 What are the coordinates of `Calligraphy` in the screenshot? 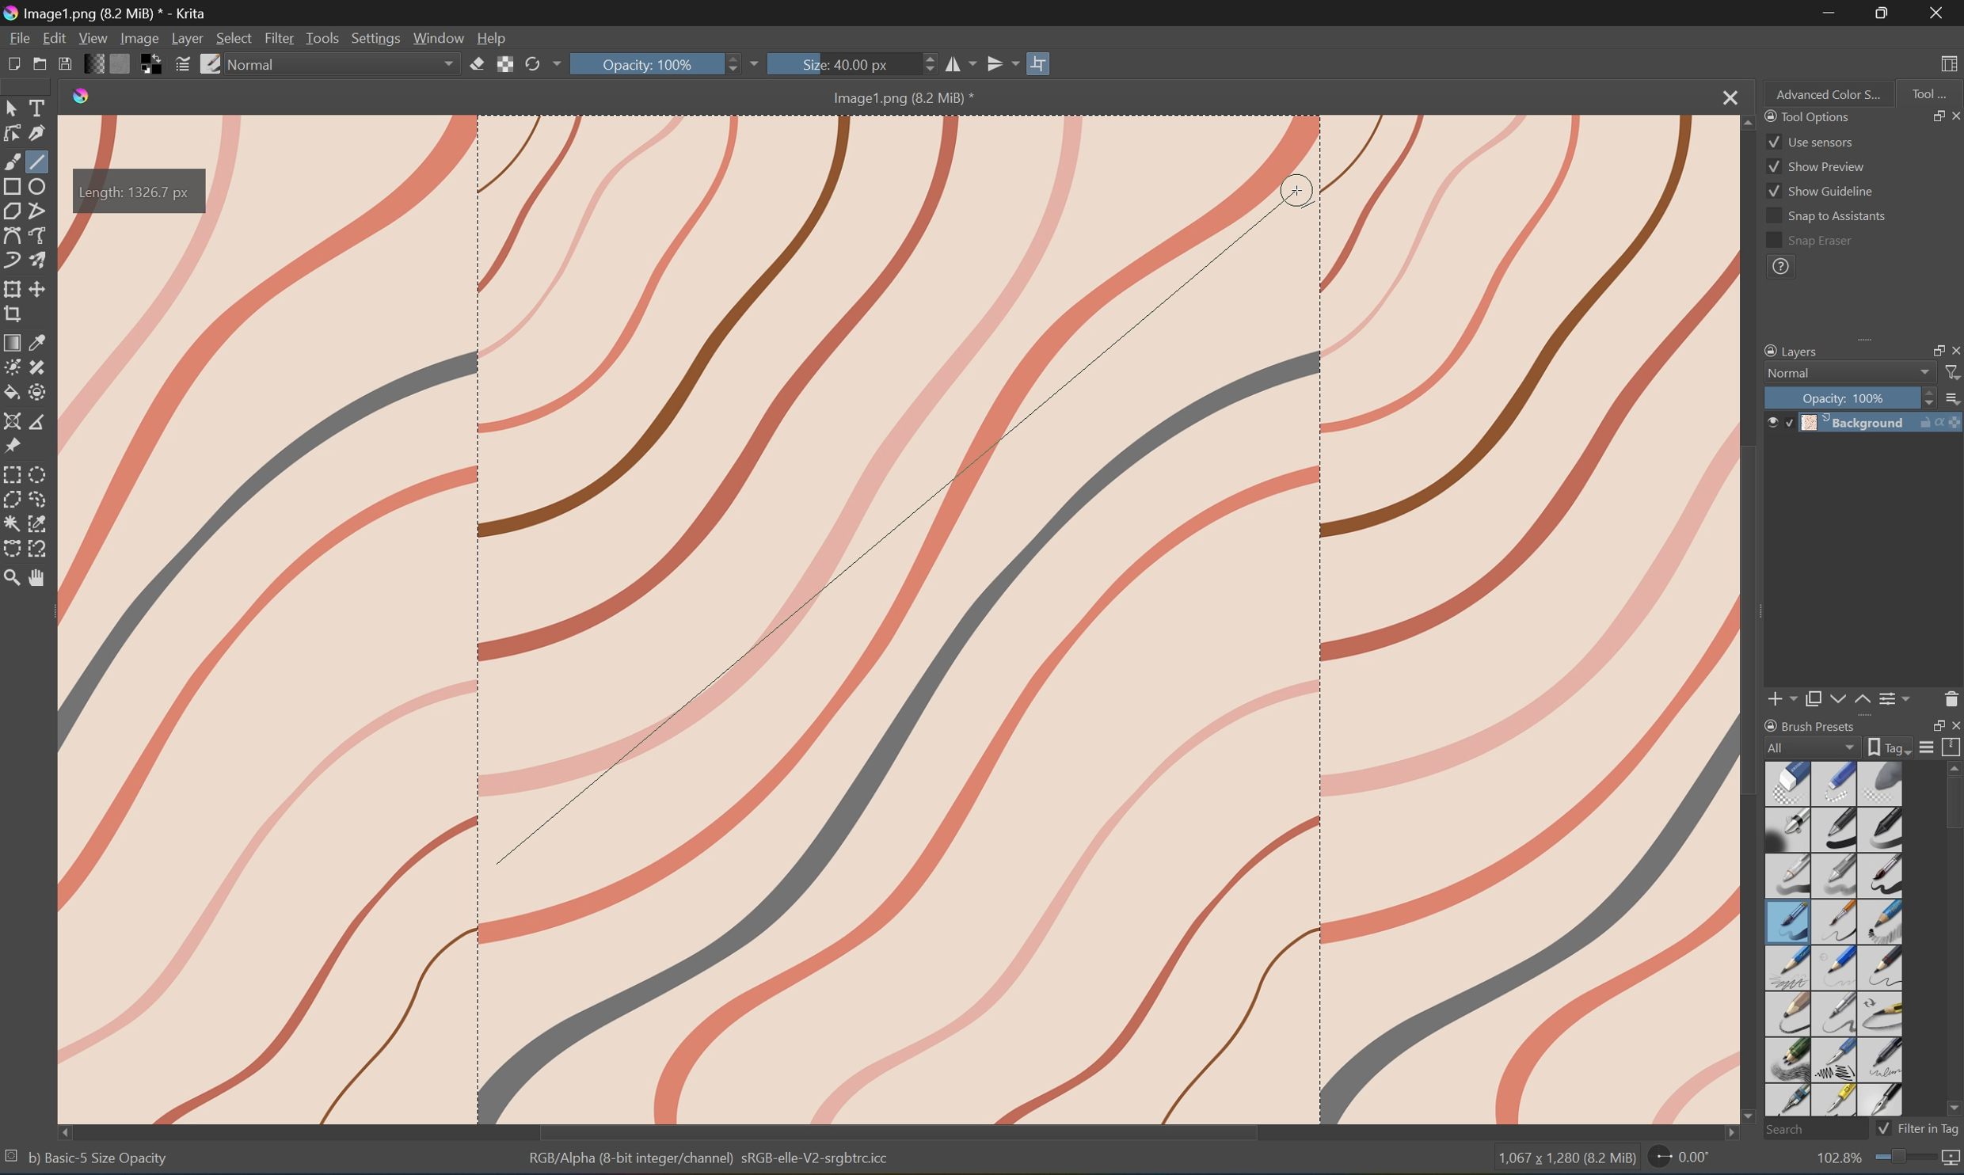 It's located at (38, 132).